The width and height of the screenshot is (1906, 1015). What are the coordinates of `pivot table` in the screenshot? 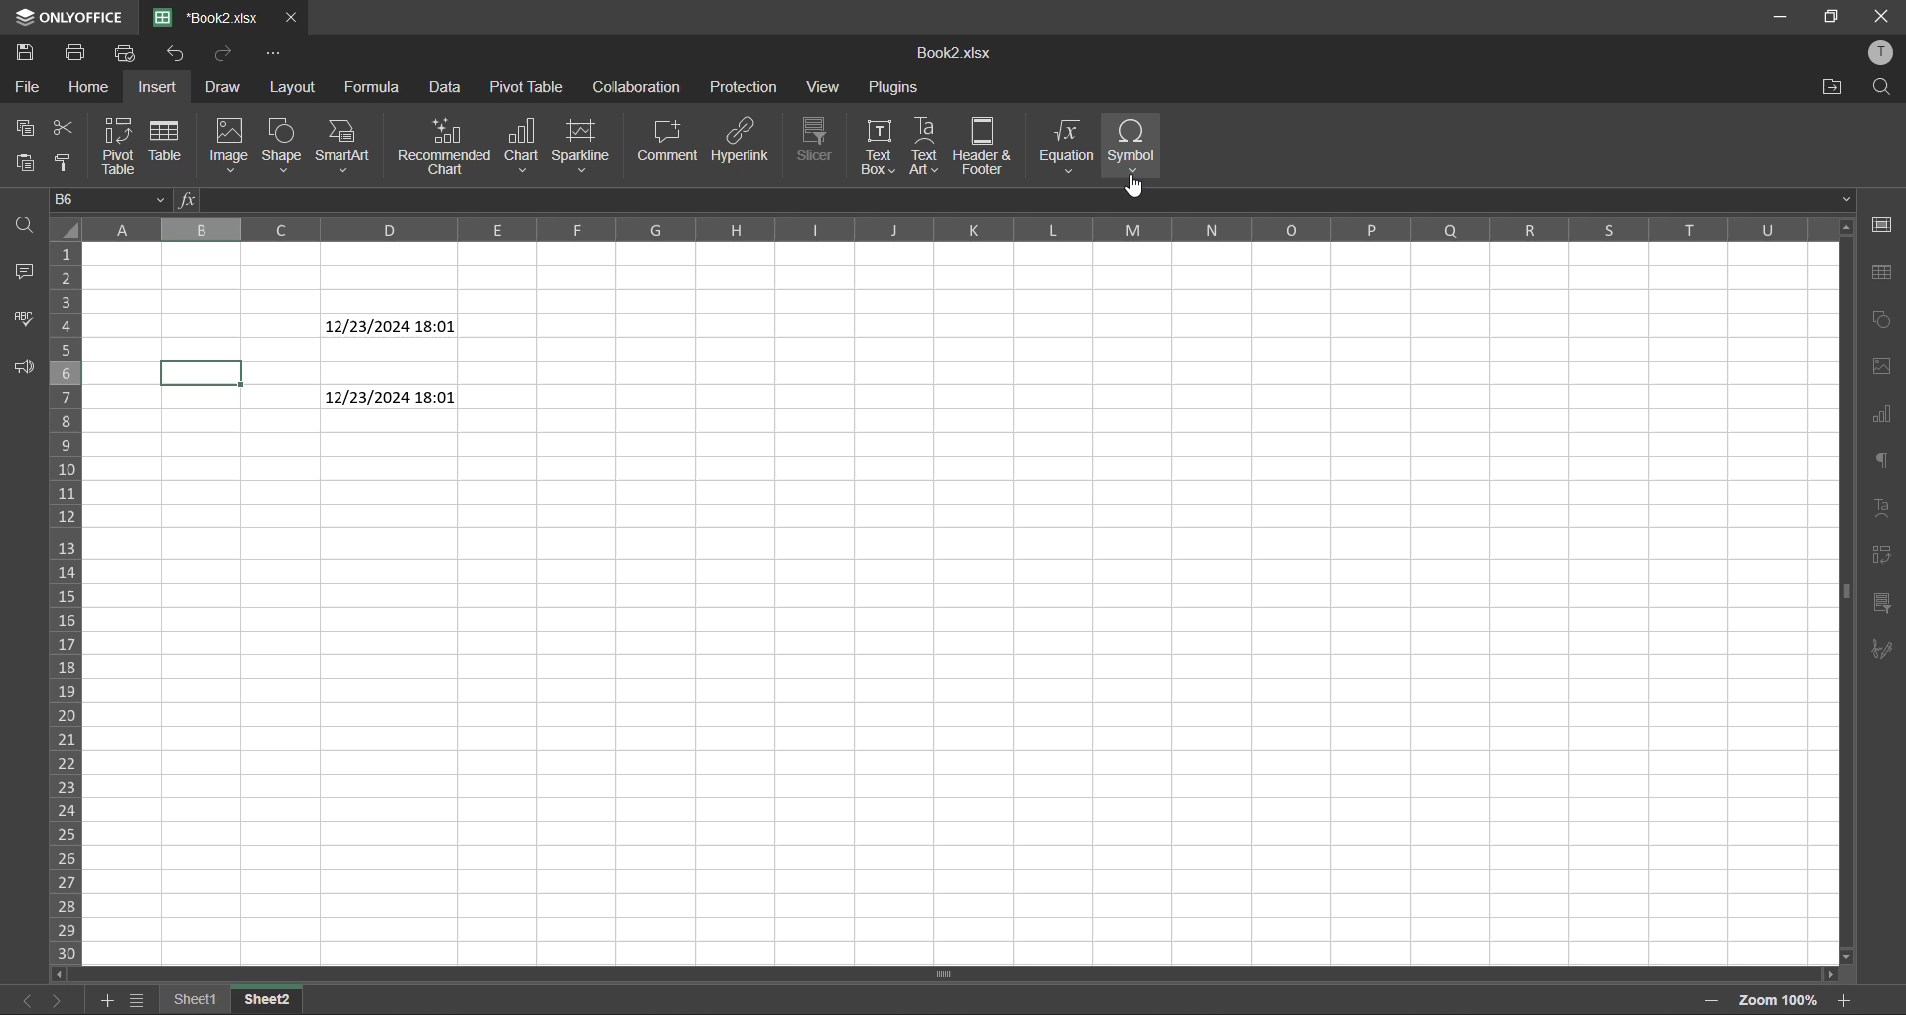 It's located at (530, 87).